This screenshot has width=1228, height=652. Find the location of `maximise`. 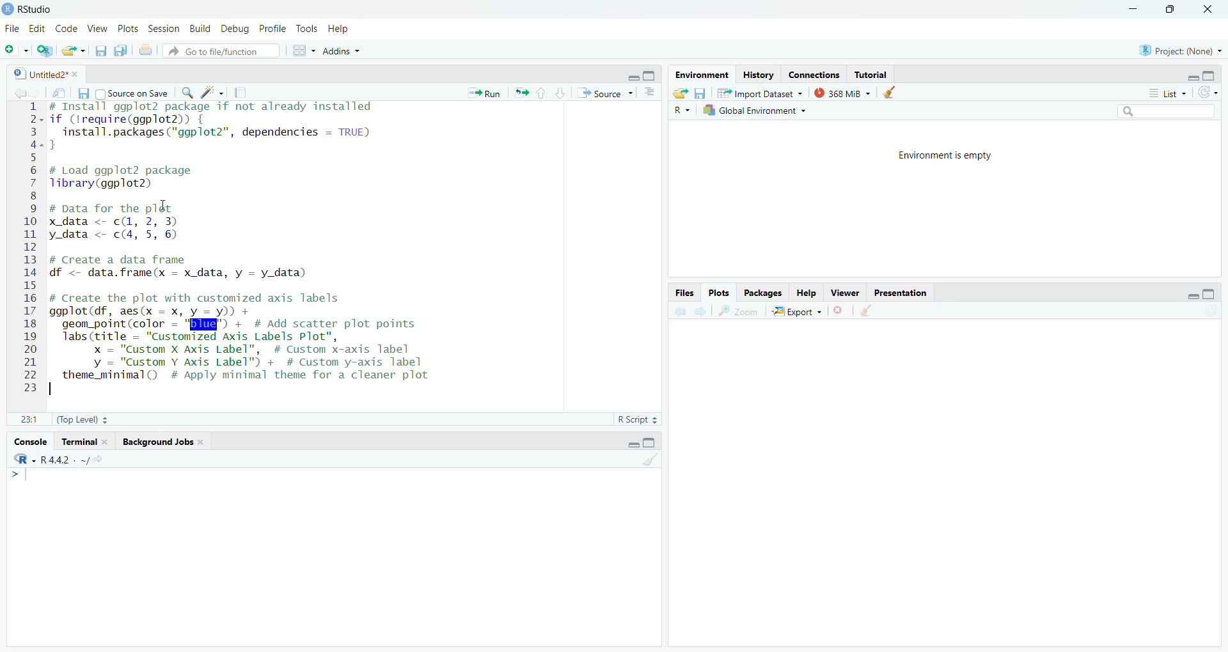

maximise is located at coordinates (649, 76).